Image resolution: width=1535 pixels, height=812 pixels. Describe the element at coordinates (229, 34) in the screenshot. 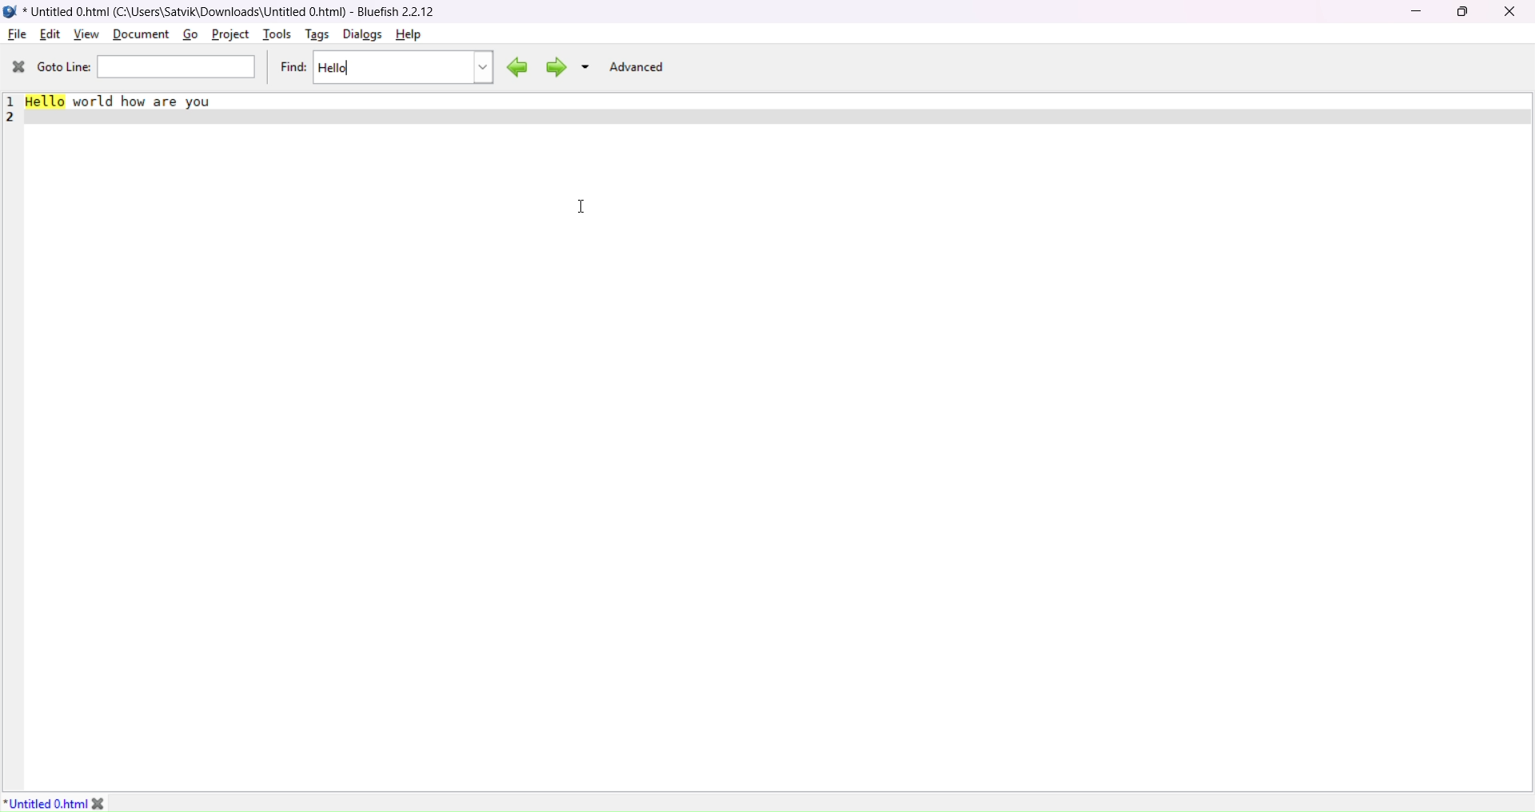

I see `project` at that location.